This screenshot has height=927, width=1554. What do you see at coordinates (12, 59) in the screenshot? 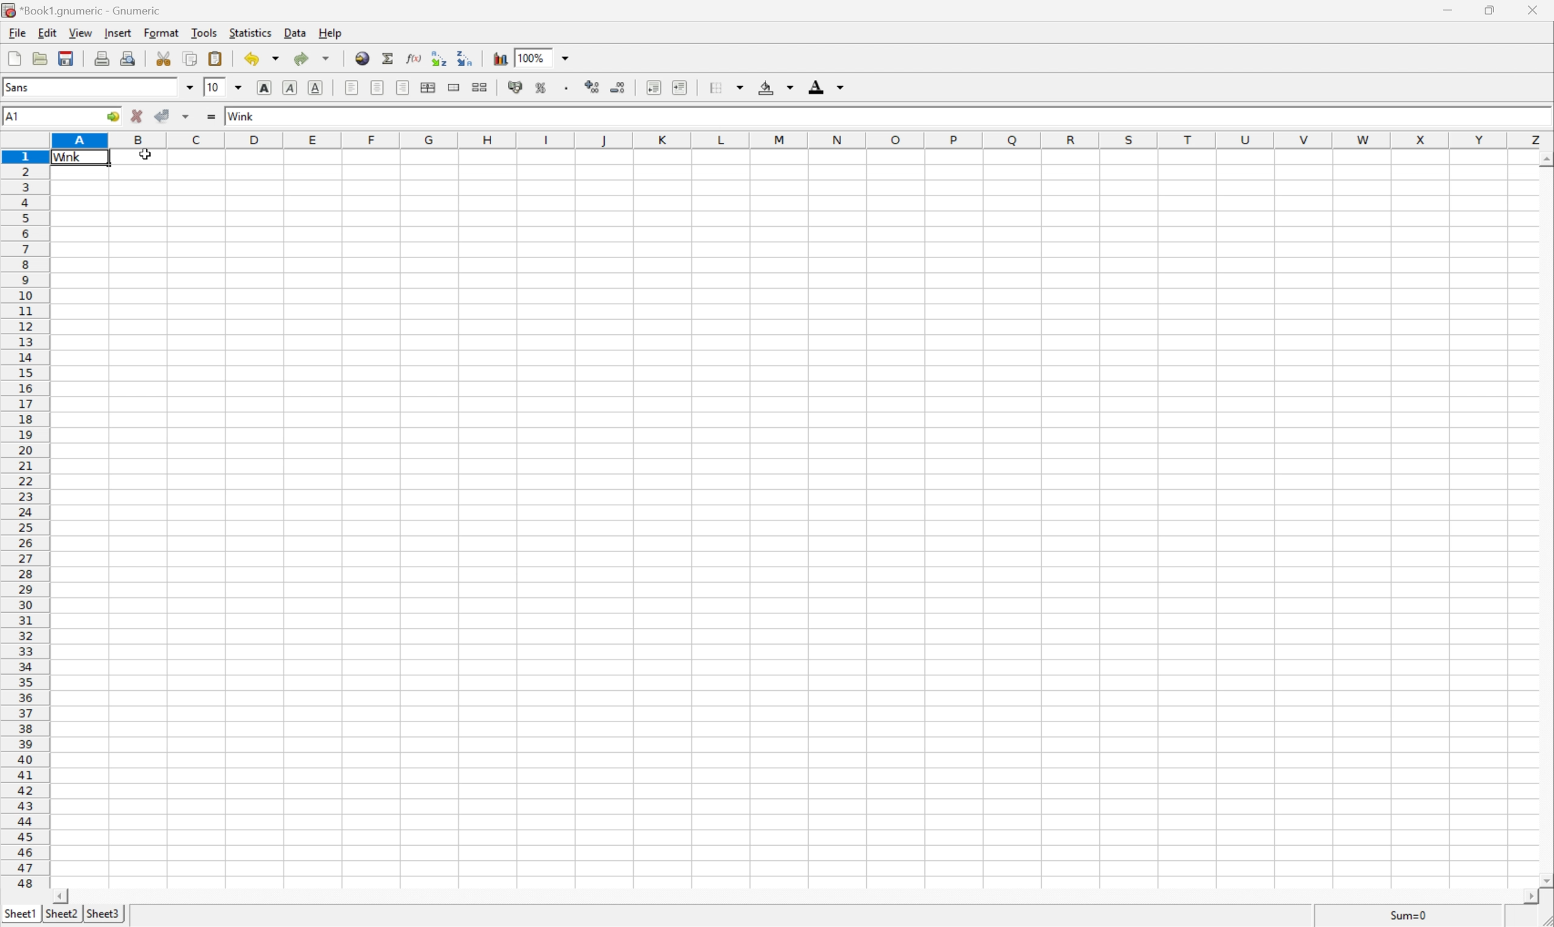
I see `new` at bounding box center [12, 59].